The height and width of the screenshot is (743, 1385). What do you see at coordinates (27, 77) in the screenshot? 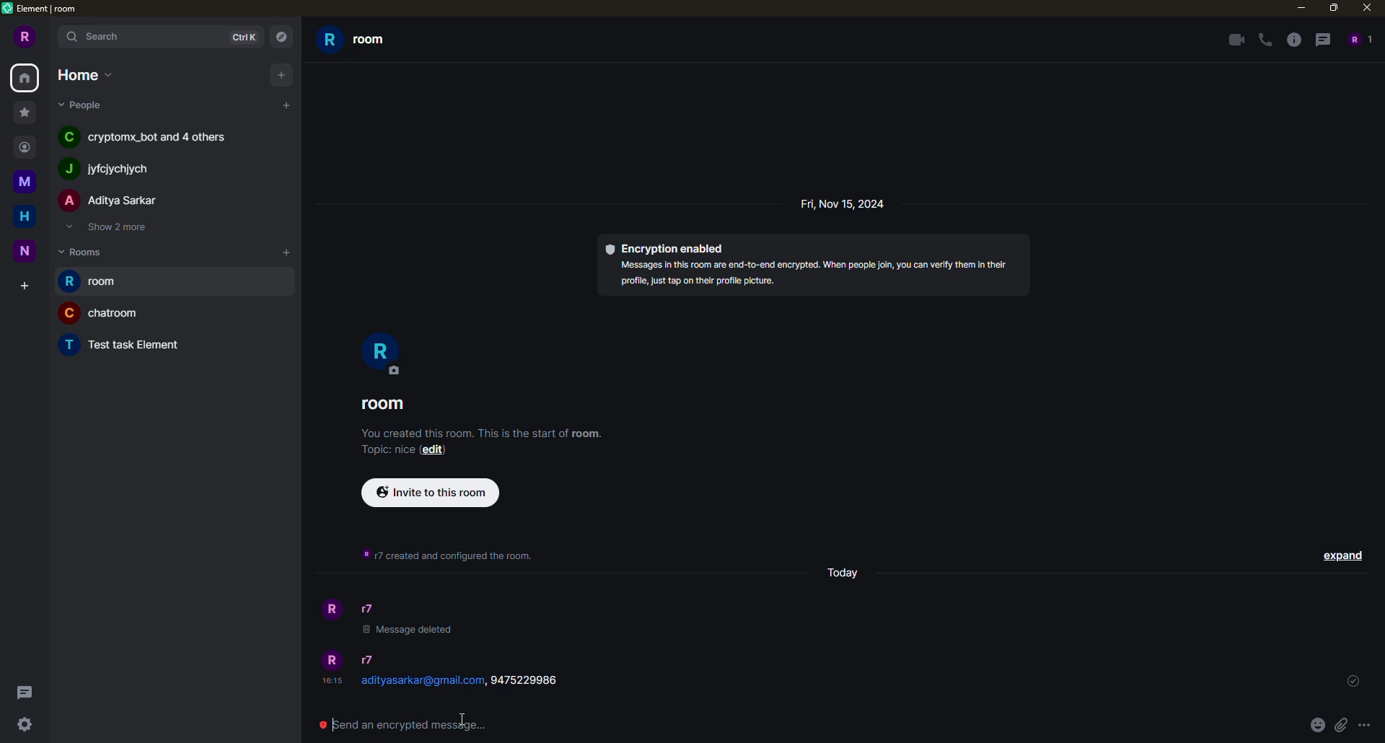
I see `home` at bounding box center [27, 77].